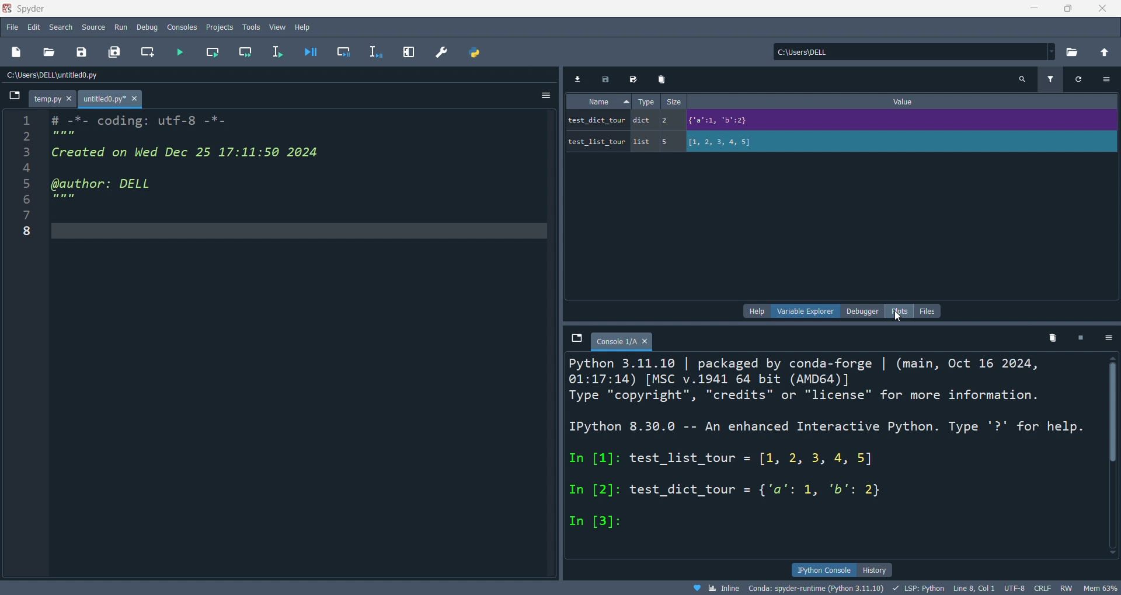 This screenshot has width=1121, height=595. I want to click on save, so click(82, 51).